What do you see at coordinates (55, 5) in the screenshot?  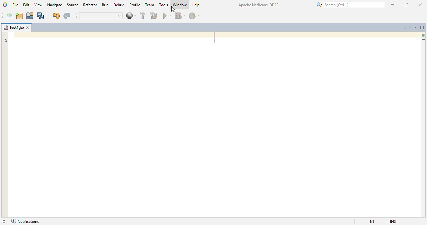 I see `navigate` at bounding box center [55, 5].